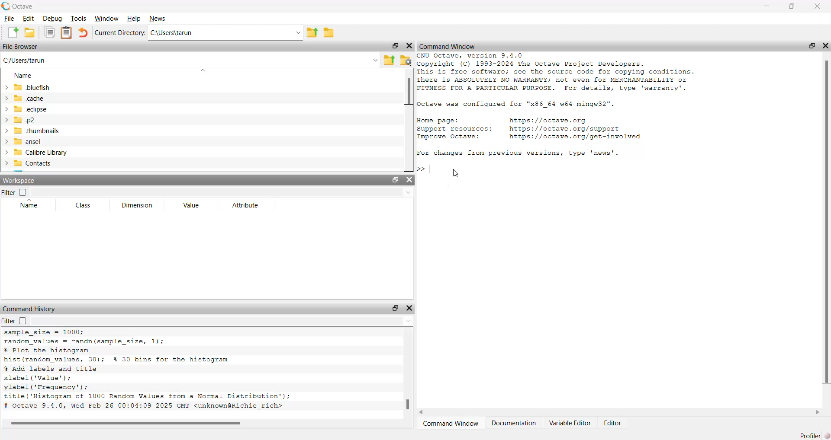  What do you see at coordinates (396, 179) in the screenshot?
I see `maximize` at bounding box center [396, 179].